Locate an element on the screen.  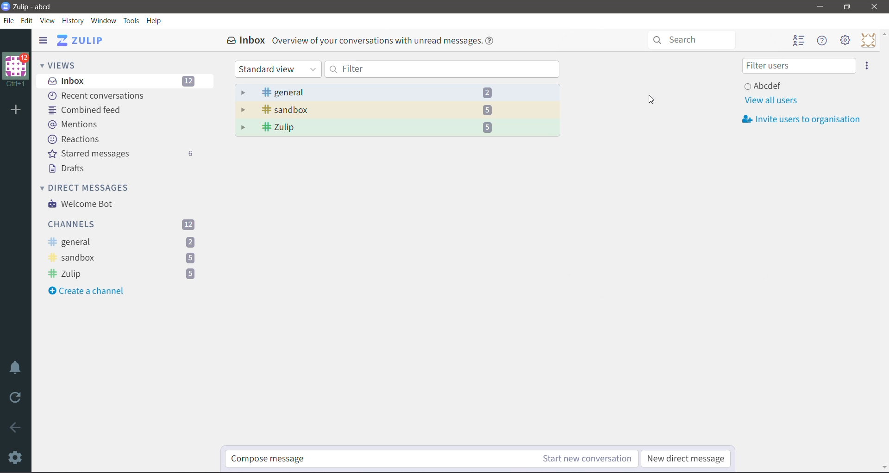
Window is located at coordinates (105, 21).